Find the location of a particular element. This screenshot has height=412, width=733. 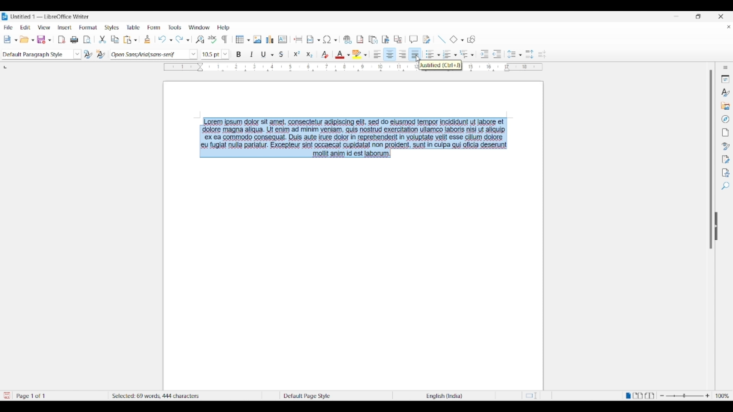

Toggle unordered list options is located at coordinates (438, 55).